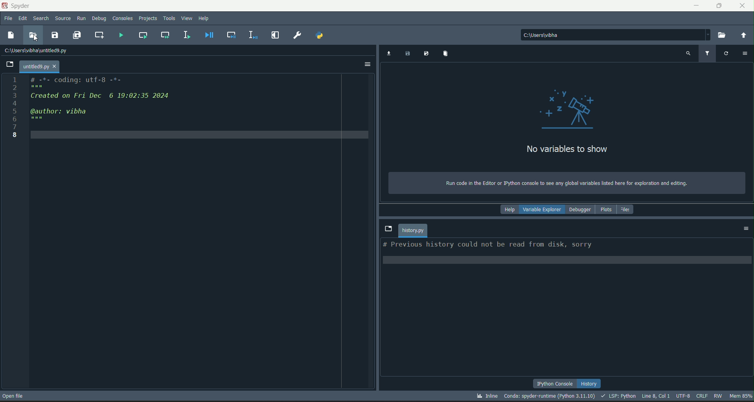 The height and width of the screenshot is (402, 754). Describe the element at coordinates (231, 36) in the screenshot. I see `debug cell` at that location.